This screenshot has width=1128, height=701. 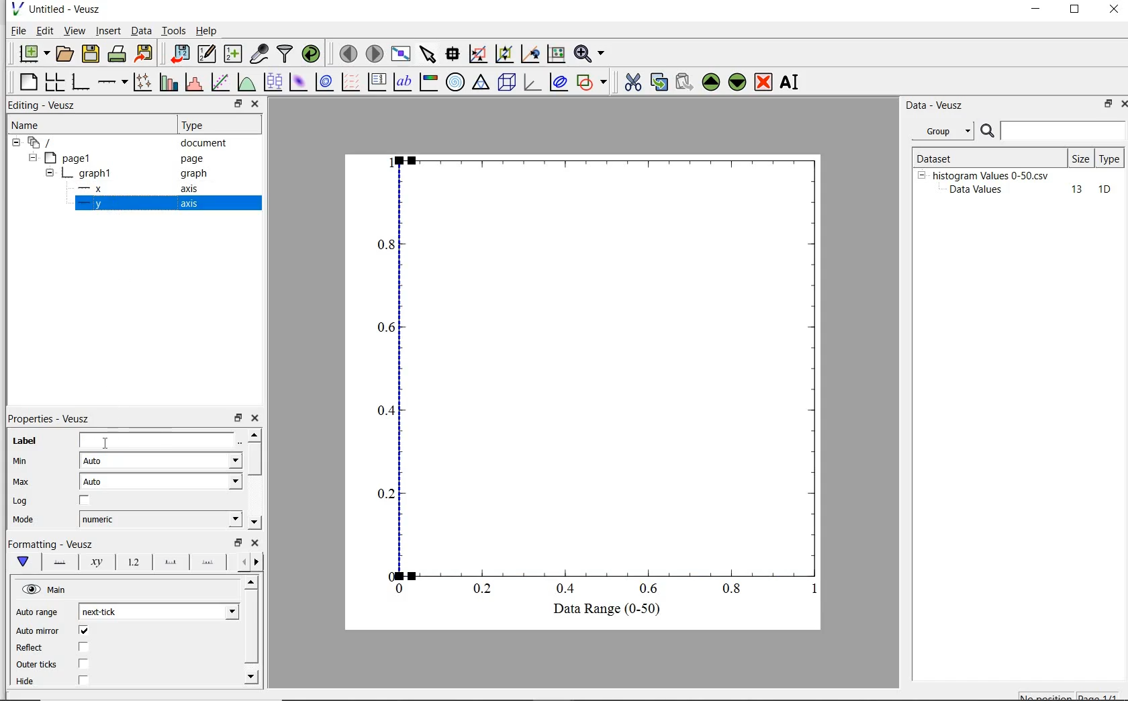 I want to click on close, so click(x=256, y=104).